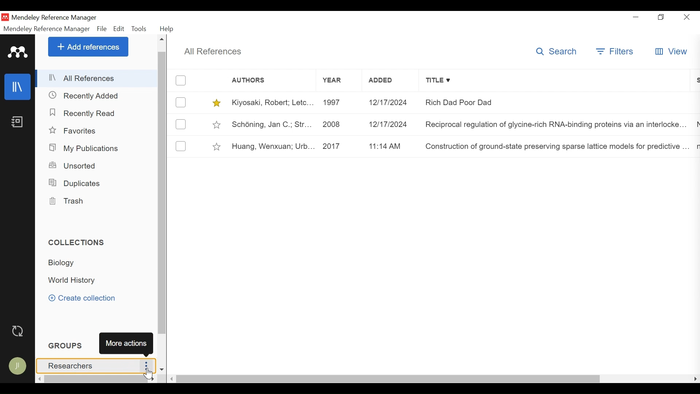 This screenshot has width=700, height=394. I want to click on Title, so click(556, 81).